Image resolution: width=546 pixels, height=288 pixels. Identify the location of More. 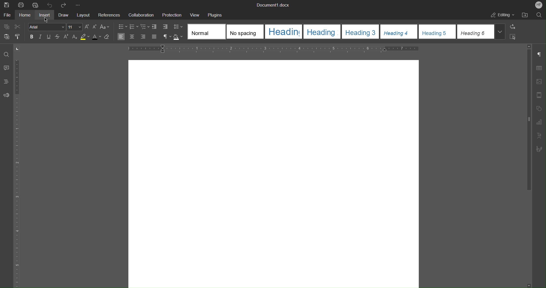
(77, 4).